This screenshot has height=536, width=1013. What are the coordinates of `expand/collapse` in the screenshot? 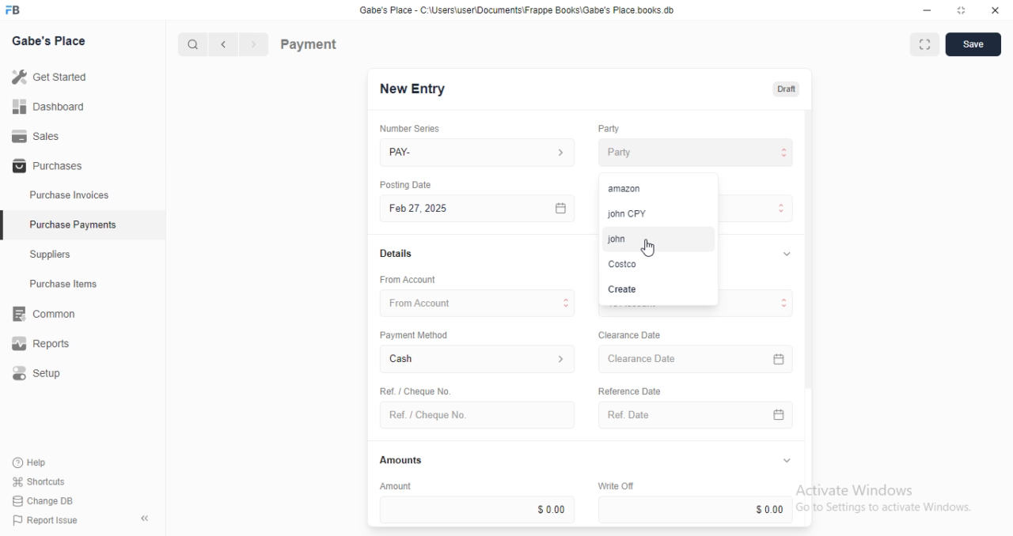 It's located at (783, 255).